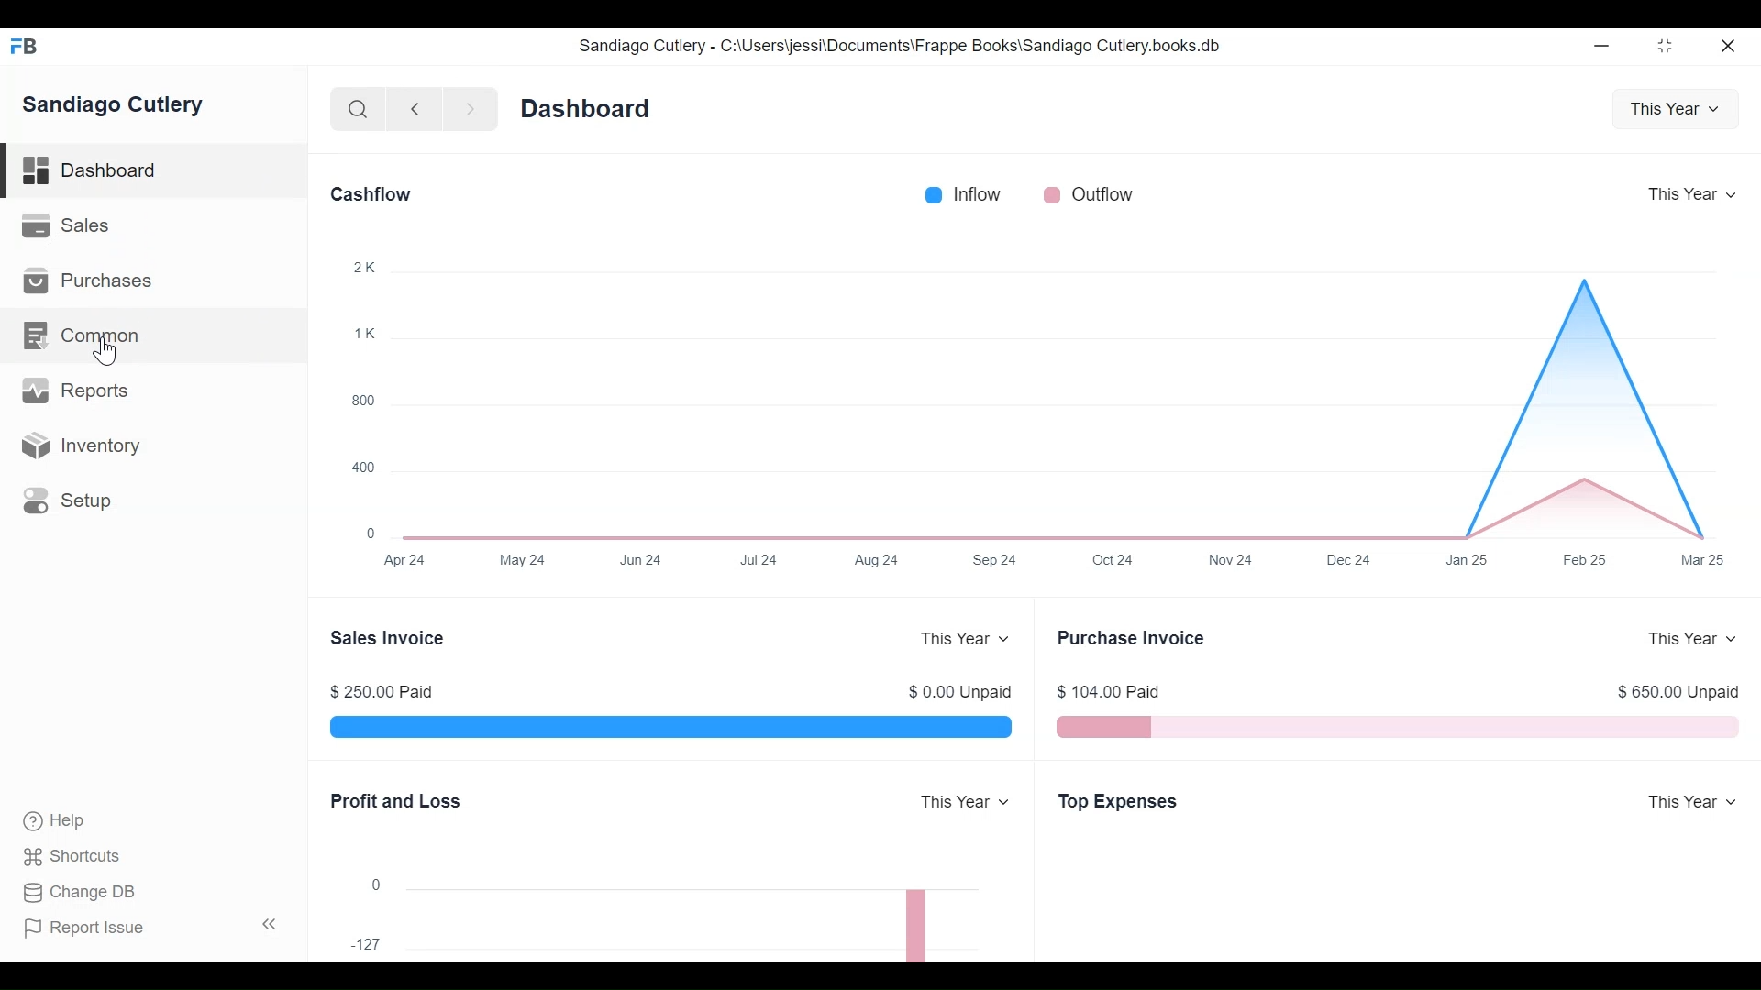 The width and height of the screenshot is (1761, 990). What do you see at coordinates (1095, 193) in the screenshot?
I see `Outflow` at bounding box center [1095, 193].